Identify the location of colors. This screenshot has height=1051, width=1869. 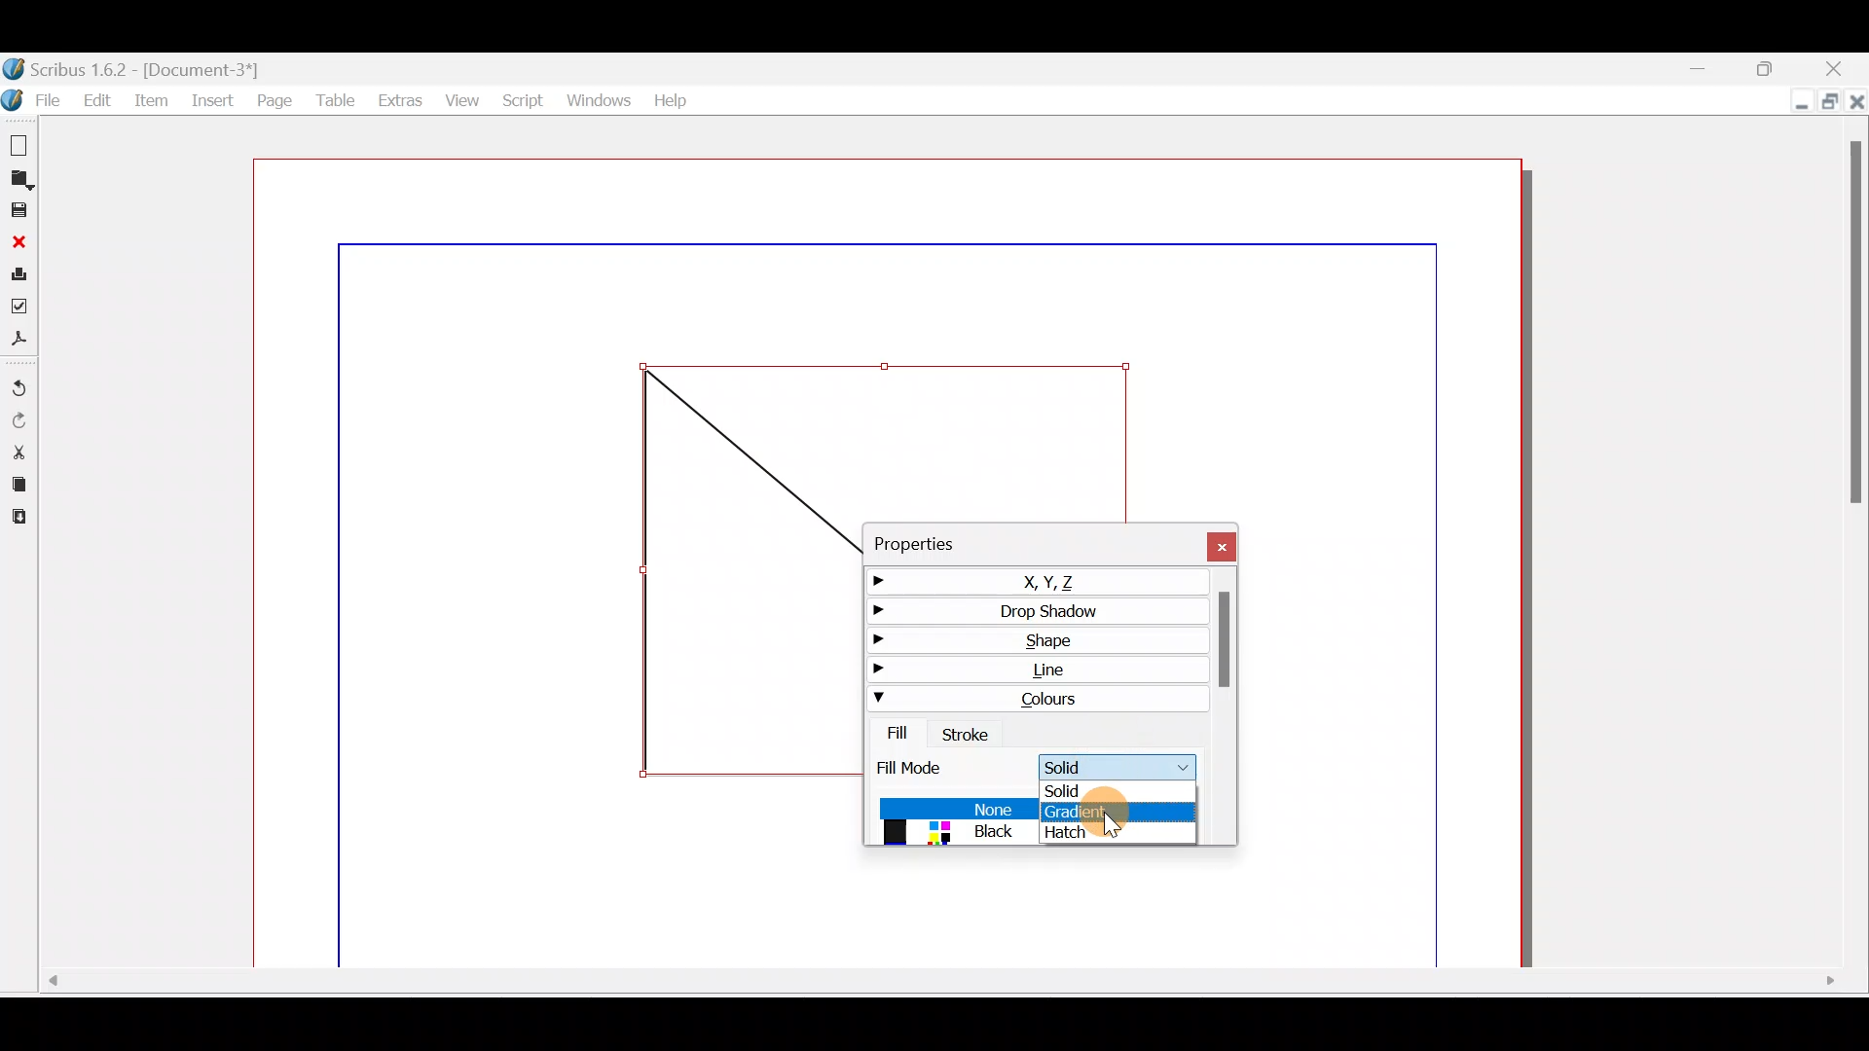
(937, 835).